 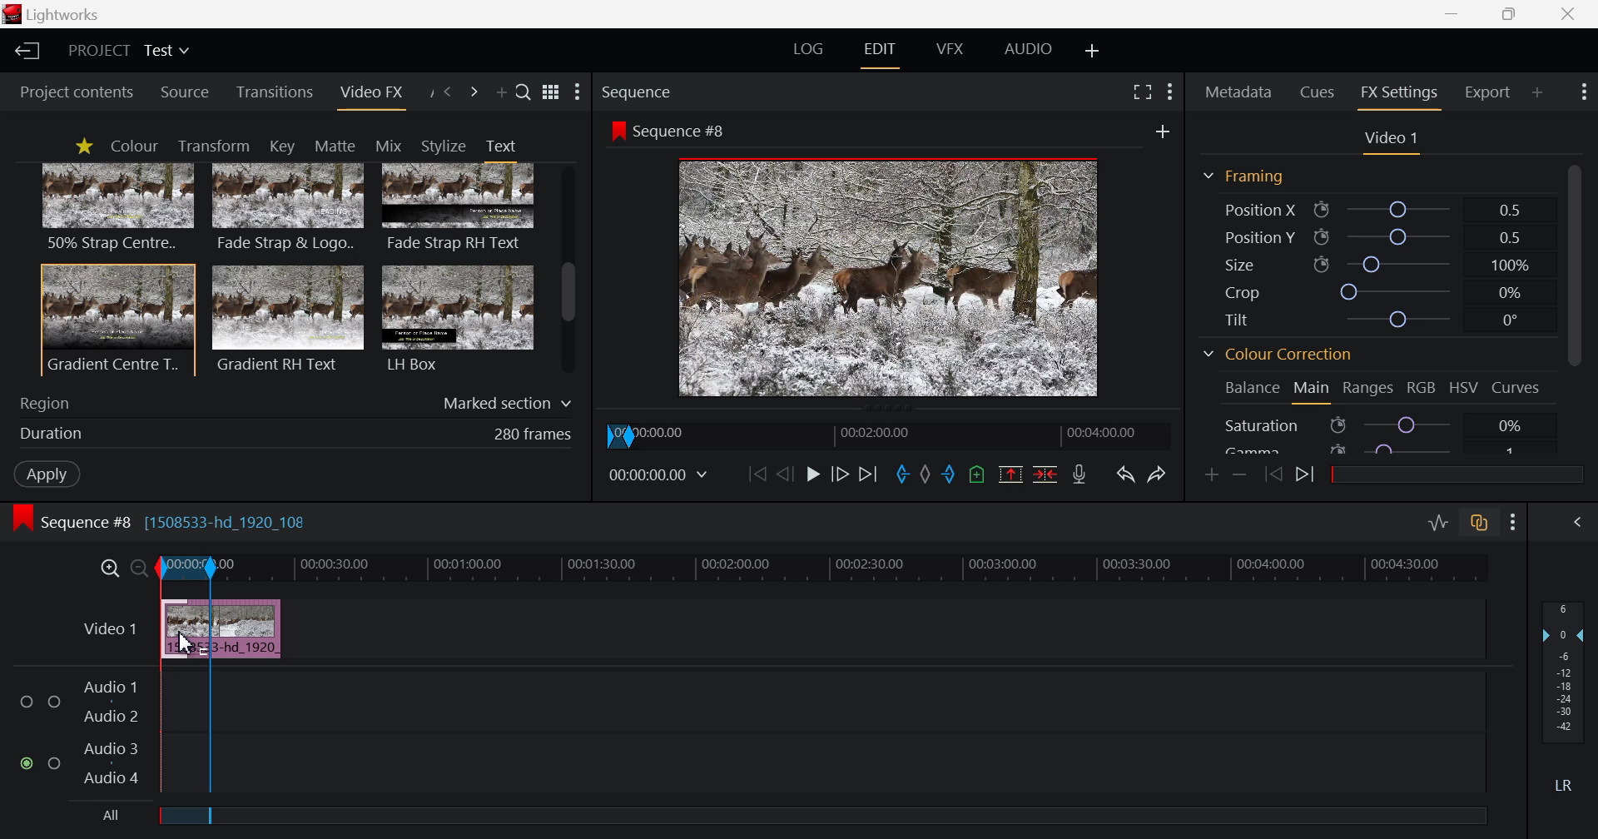 I want to click on Source, so click(x=185, y=93).